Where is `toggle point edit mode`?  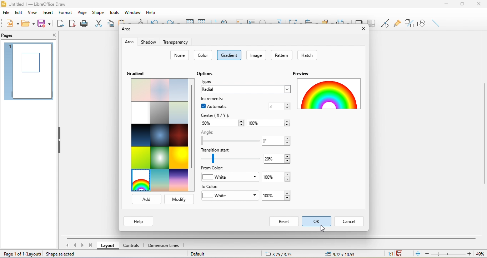
toggle point edit mode is located at coordinates (386, 23).